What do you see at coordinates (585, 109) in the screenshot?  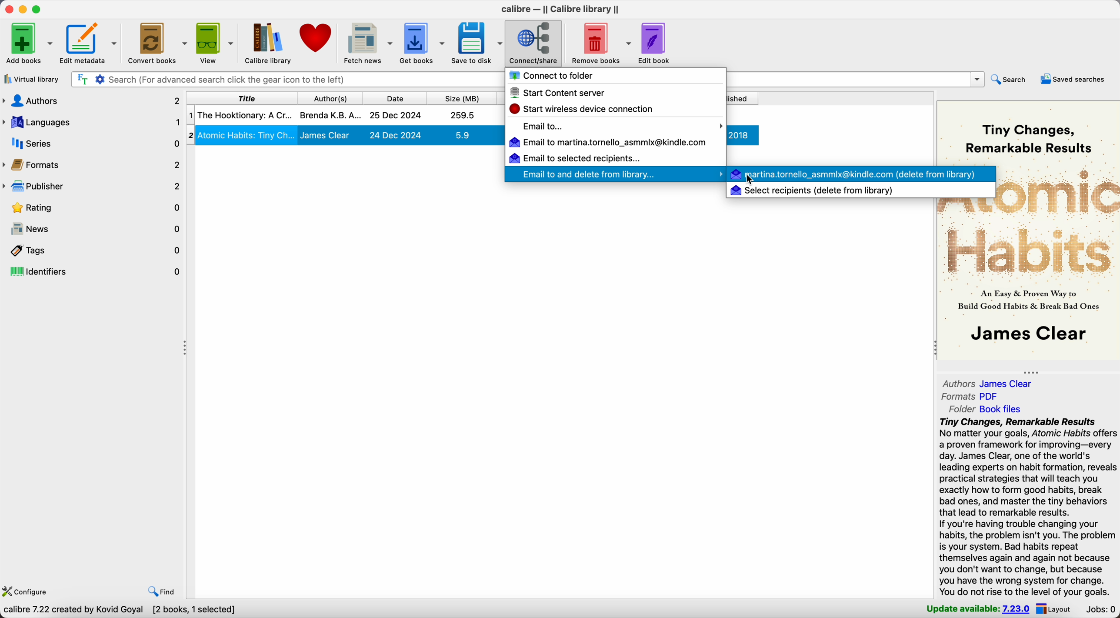 I see `start wireless device connection` at bounding box center [585, 109].